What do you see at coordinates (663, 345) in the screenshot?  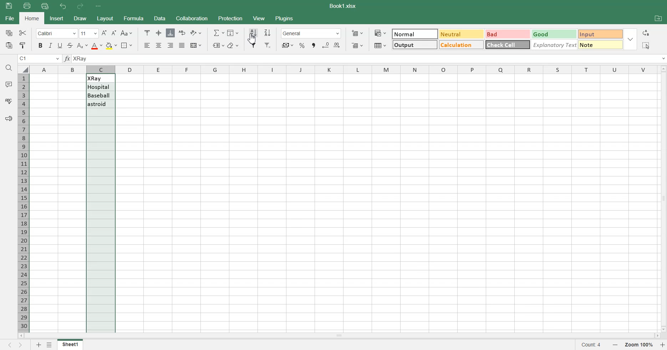 I see `zoom in` at bounding box center [663, 345].